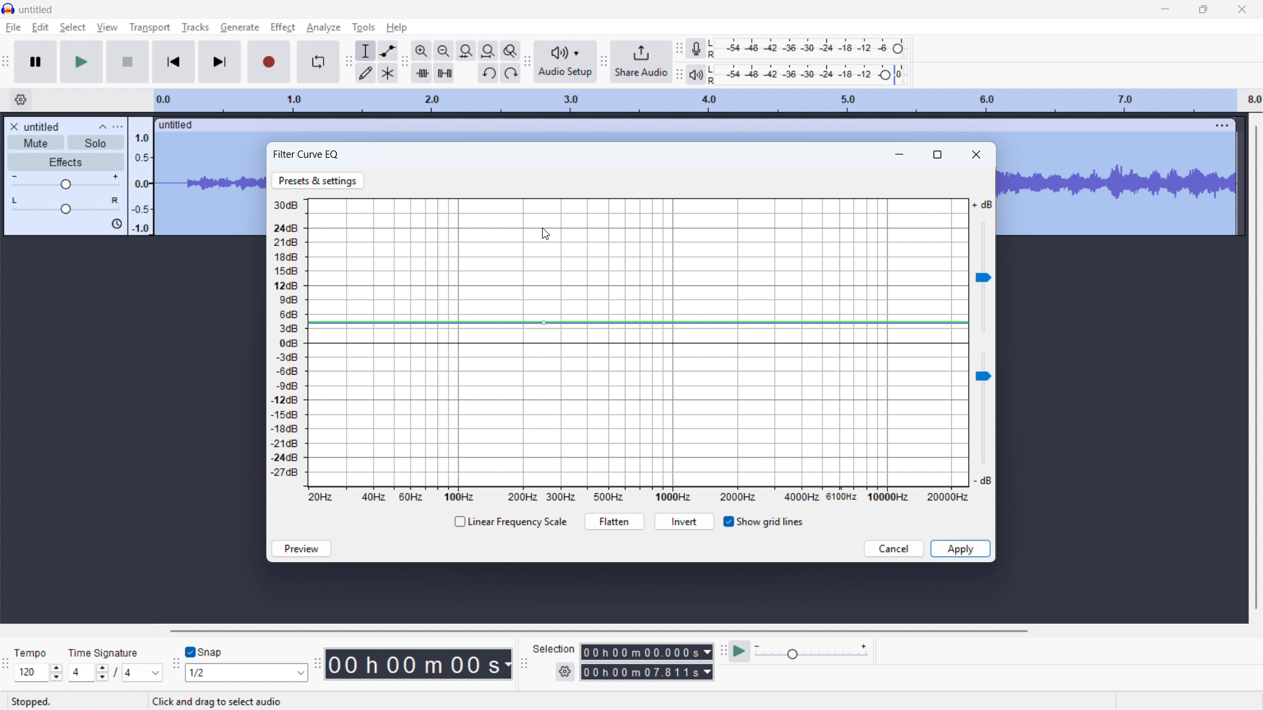 This screenshot has height=710, width=1263. What do you see at coordinates (603, 62) in the screenshot?
I see `Share audio toolbar ` at bounding box center [603, 62].